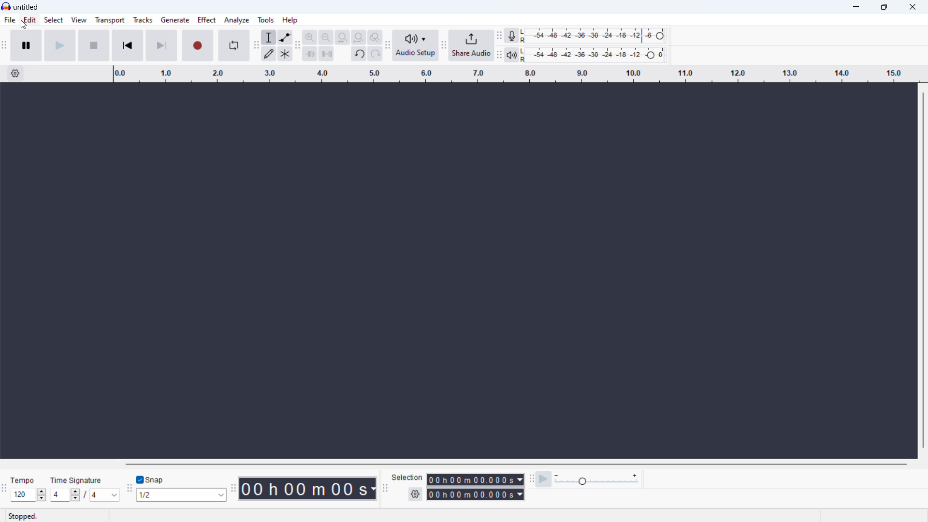  What do you see at coordinates (53, 20) in the screenshot?
I see `select` at bounding box center [53, 20].